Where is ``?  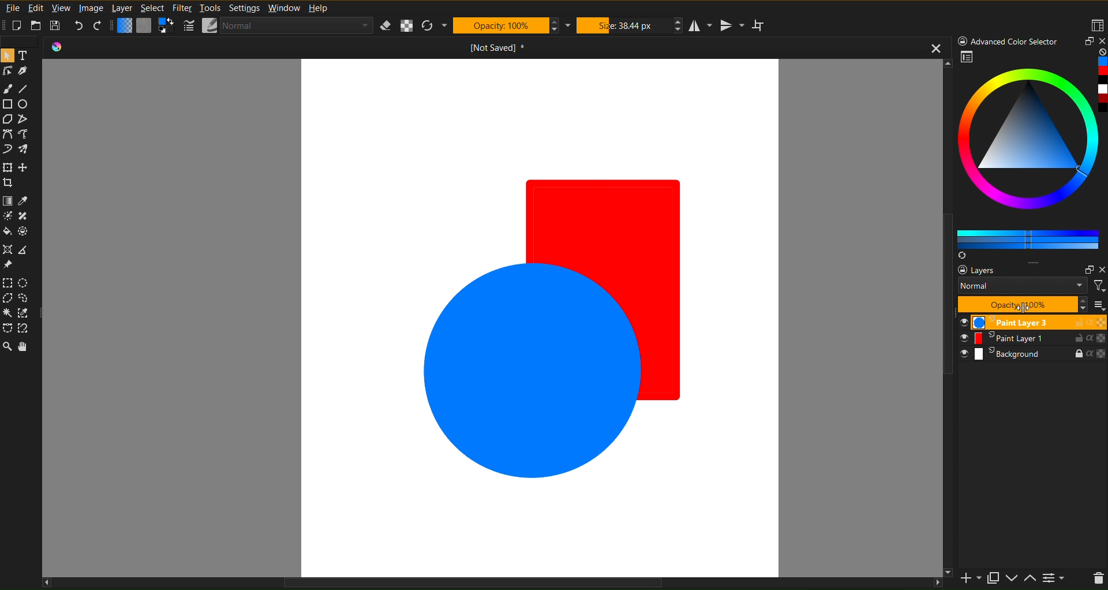
 is located at coordinates (8, 25).